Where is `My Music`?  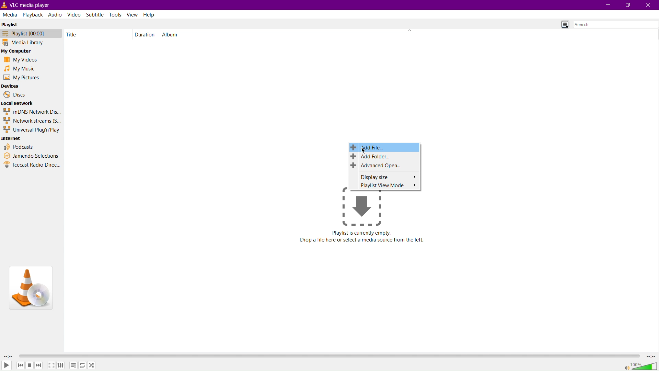 My Music is located at coordinates (19, 68).